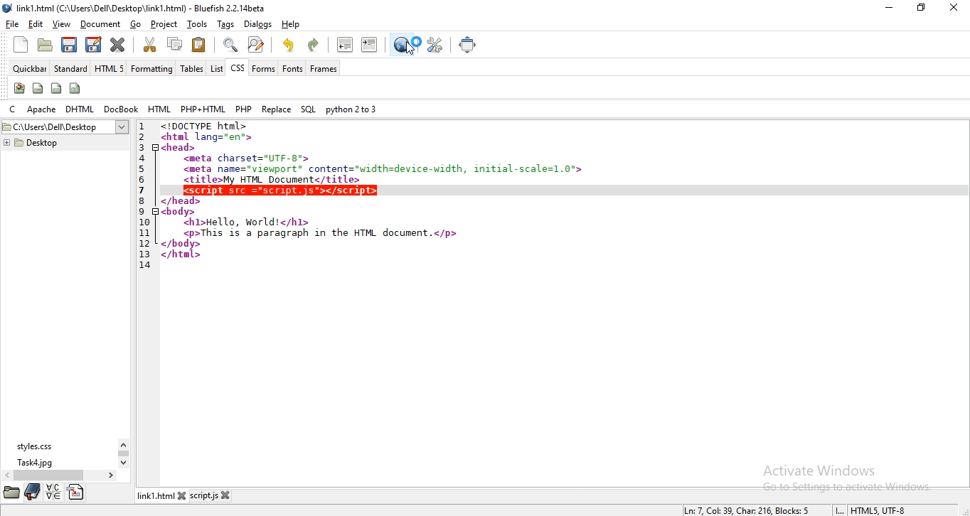 The image size is (970, 516). I want to click on code fold, so click(156, 212).